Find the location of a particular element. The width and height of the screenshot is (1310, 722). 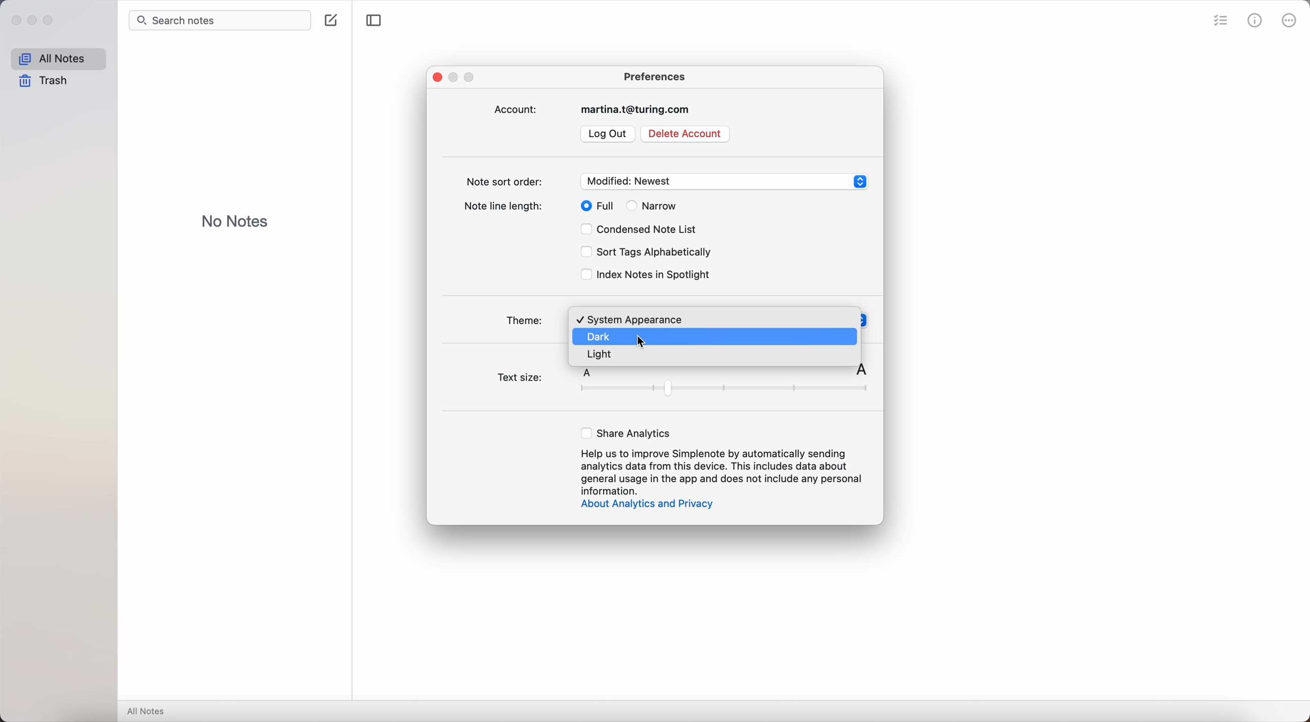

no notes is located at coordinates (236, 219).